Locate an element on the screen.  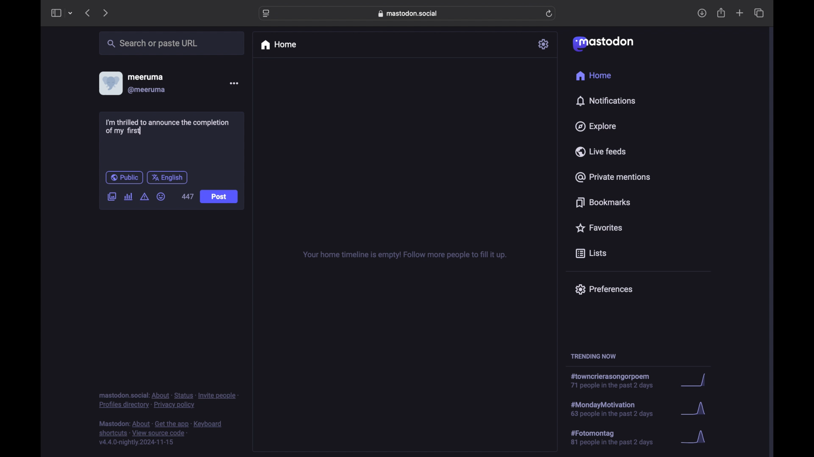
meeruma is located at coordinates (145, 77).